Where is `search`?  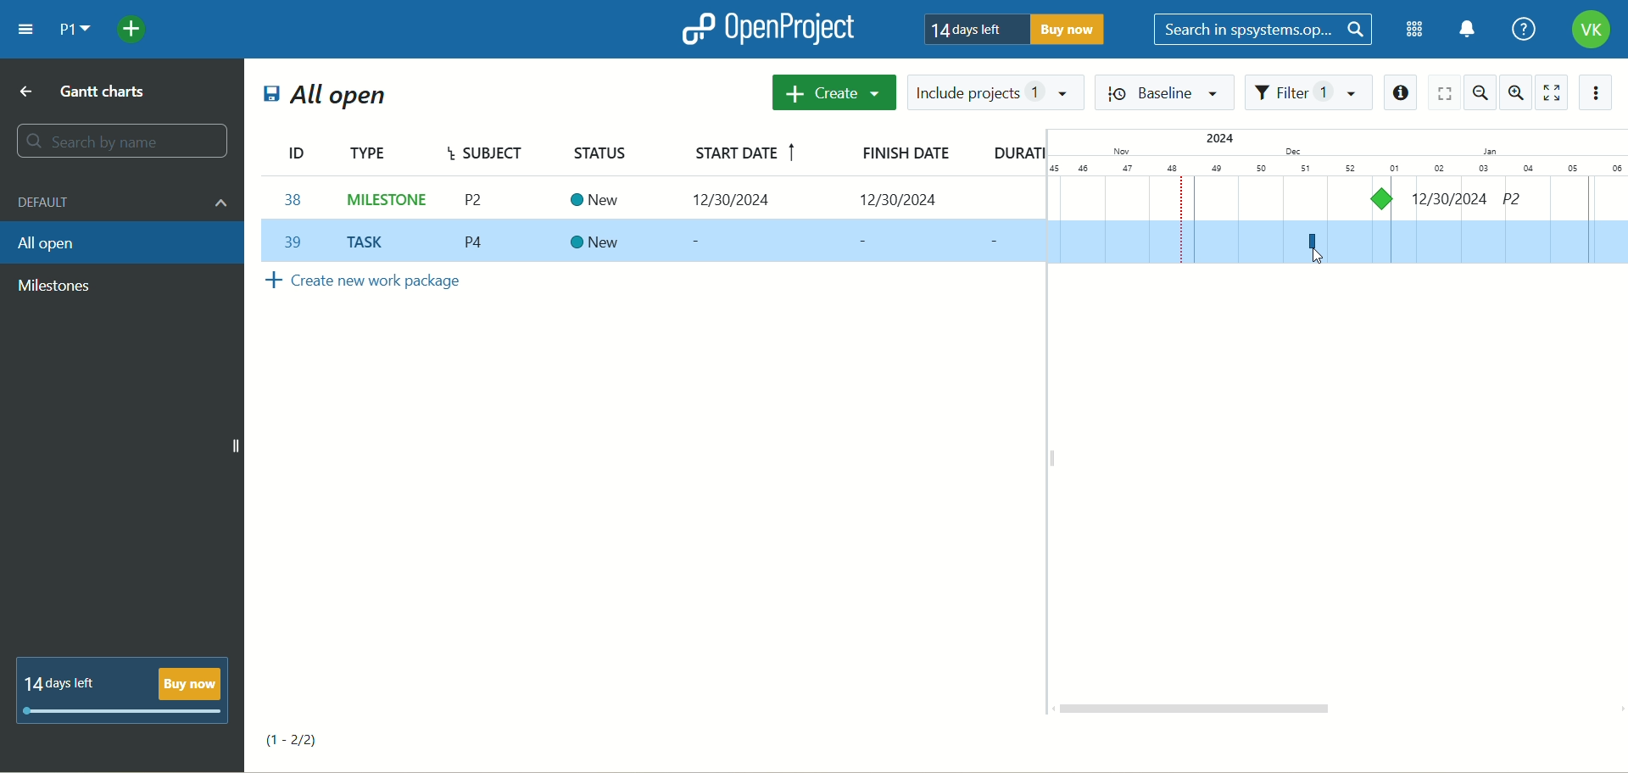 search is located at coordinates (125, 141).